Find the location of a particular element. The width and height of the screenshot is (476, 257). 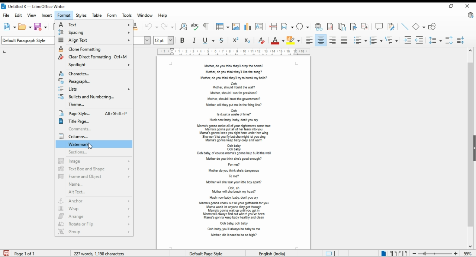

strikethrough is located at coordinates (222, 40).